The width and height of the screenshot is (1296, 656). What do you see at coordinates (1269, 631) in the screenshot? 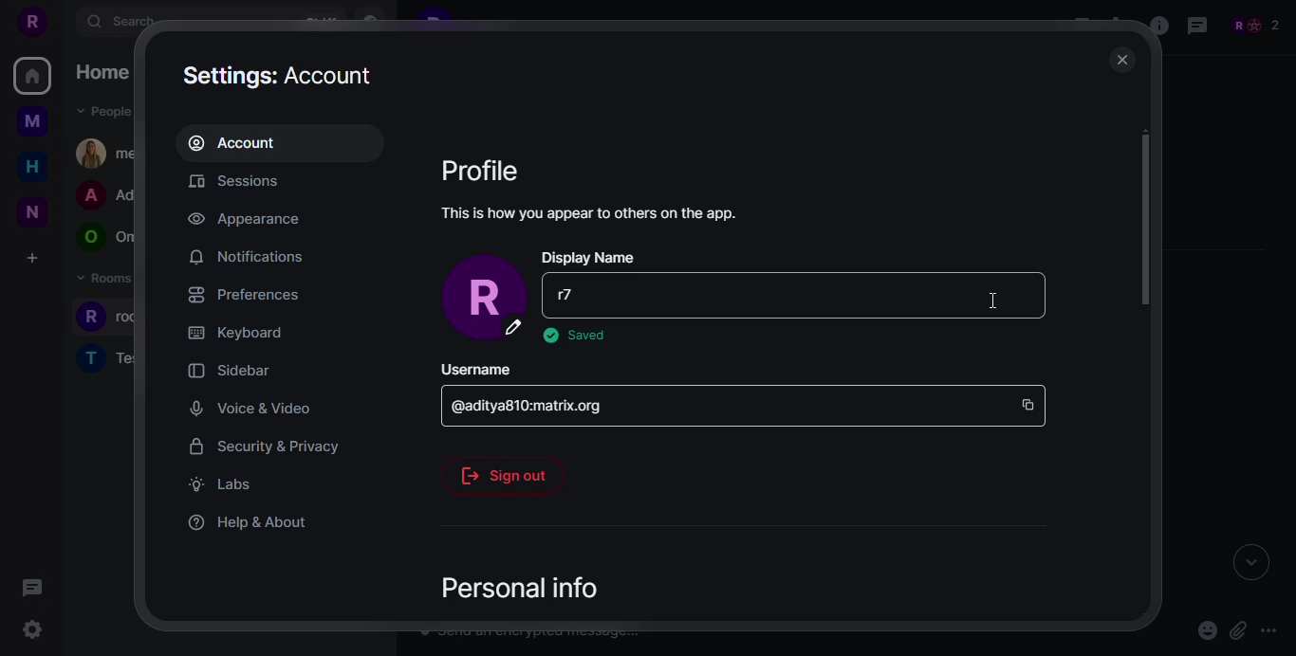
I see `more` at bounding box center [1269, 631].